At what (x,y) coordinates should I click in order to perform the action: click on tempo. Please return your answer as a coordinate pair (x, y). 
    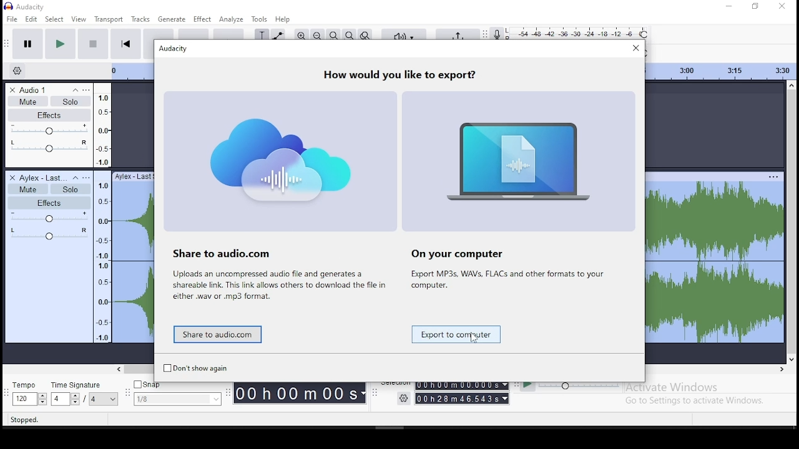
    Looking at the image, I should click on (28, 394).